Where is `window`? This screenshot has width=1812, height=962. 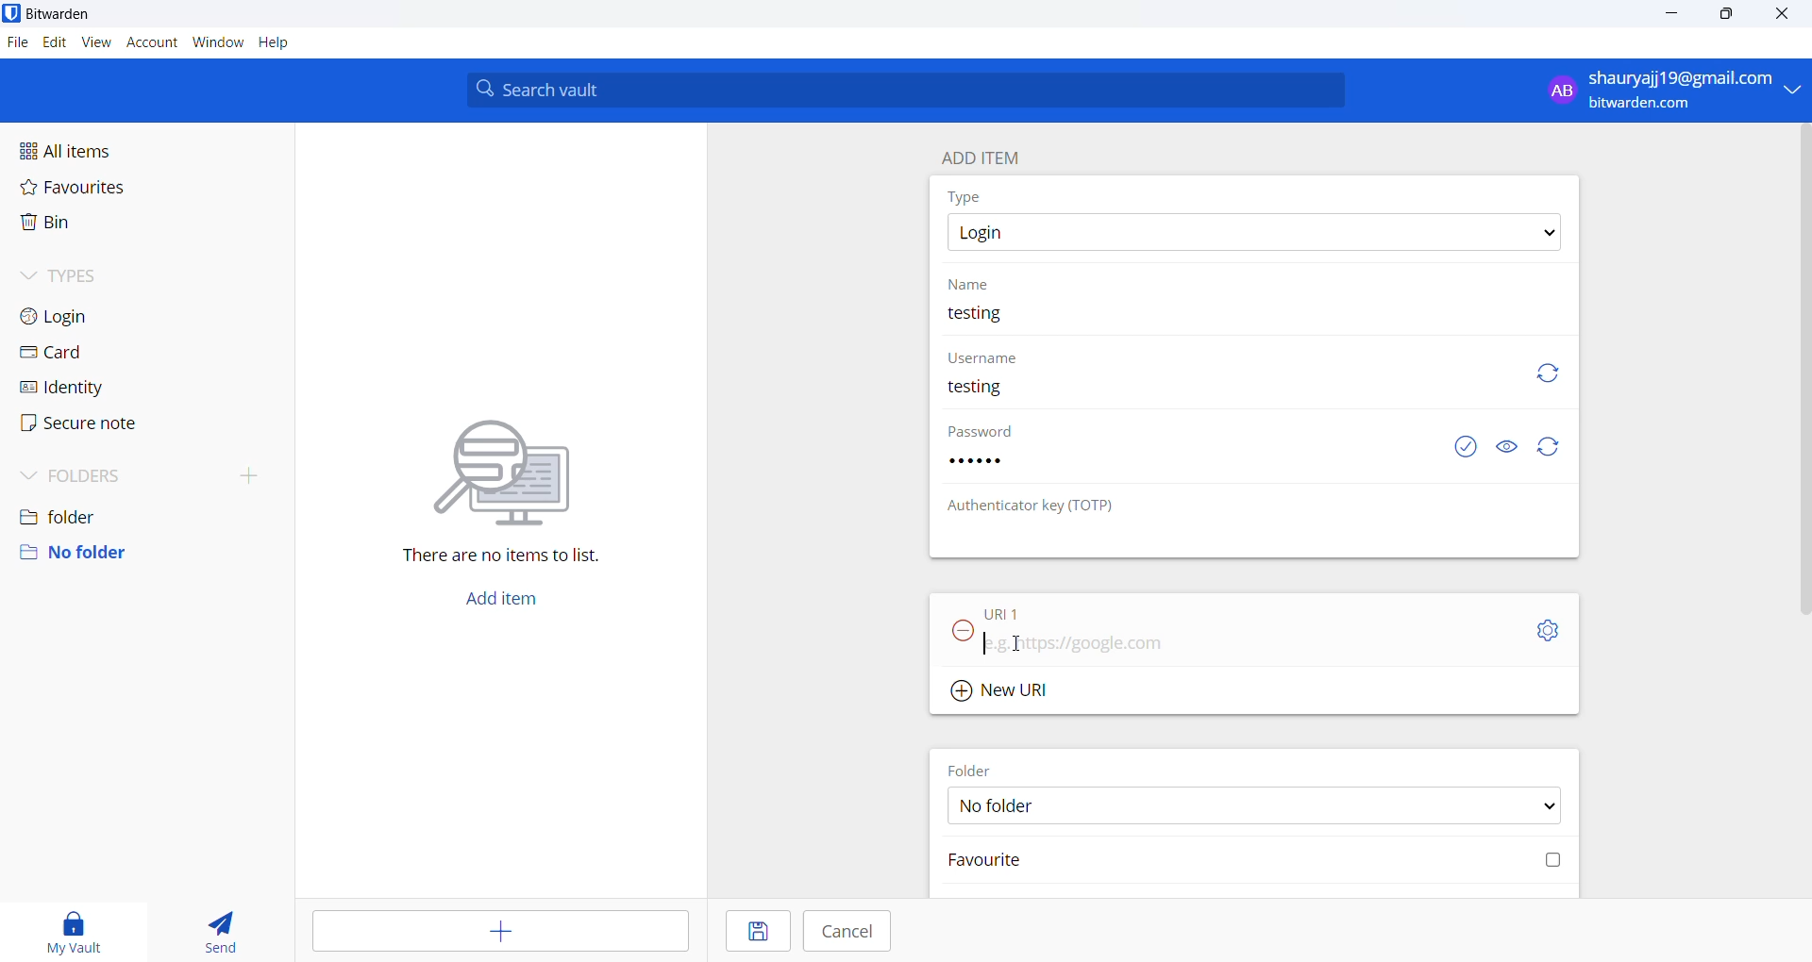 window is located at coordinates (218, 42).